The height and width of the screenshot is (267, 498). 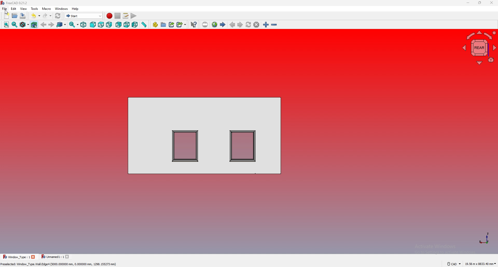 What do you see at coordinates (16, 257) in the screenshot?
I see `Window_Type: 1` at bounding box center [16, 257].